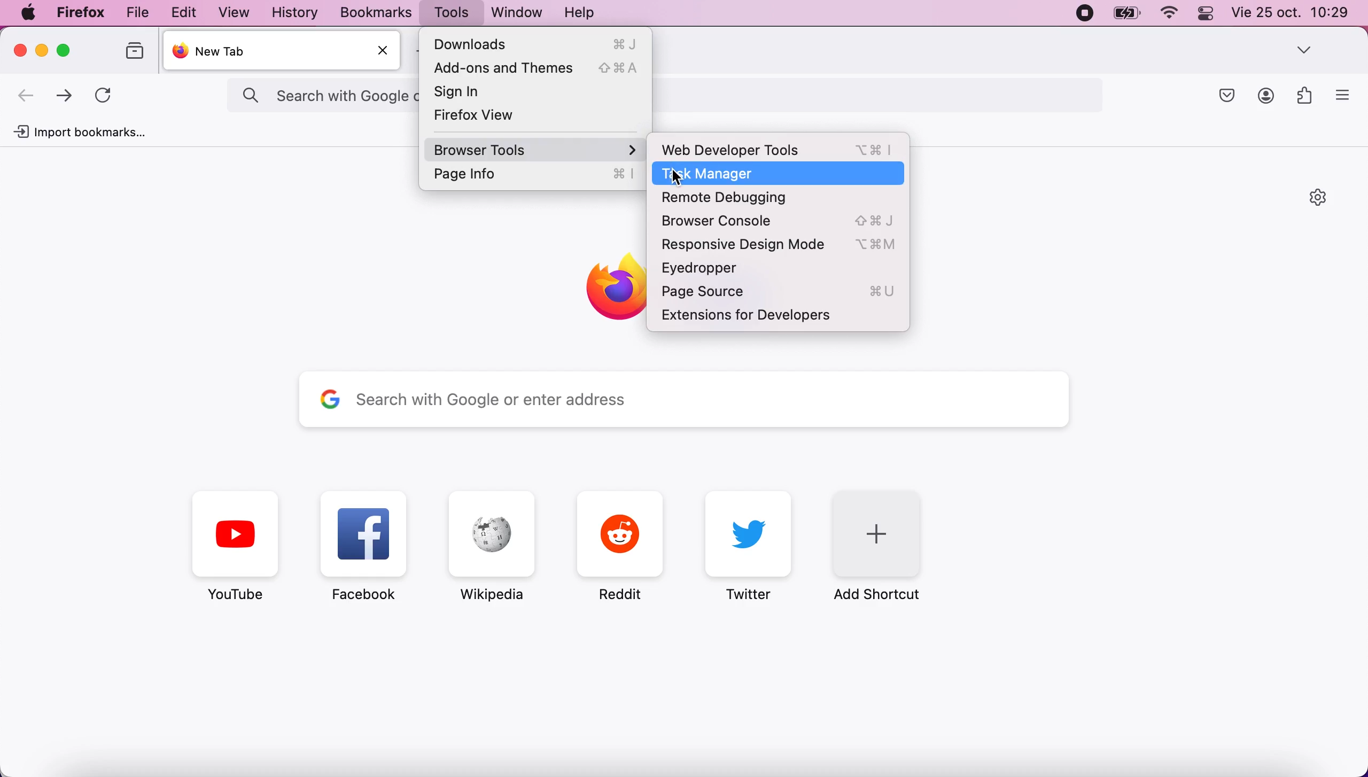 This screenshot has height=777, width=1368. What do you see at coordinates (64, 97) in the screenshot?
I see `Move forward` at bounding box center [64, 97].